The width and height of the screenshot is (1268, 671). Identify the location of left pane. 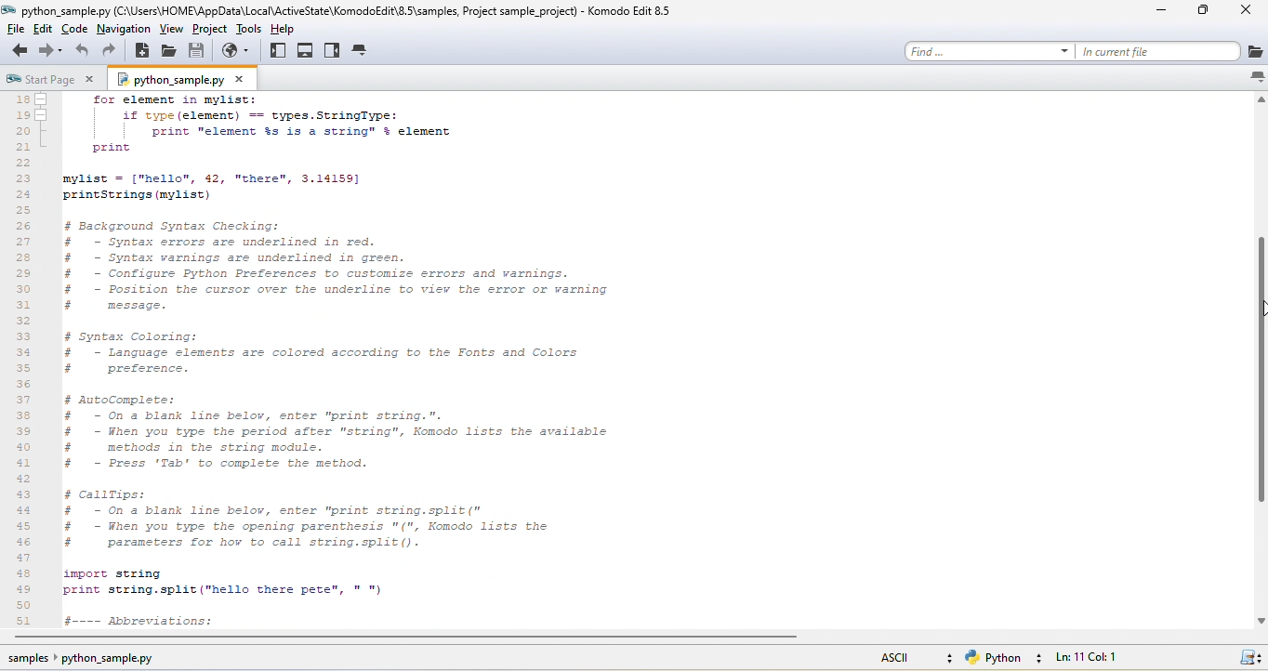
(279, 51).